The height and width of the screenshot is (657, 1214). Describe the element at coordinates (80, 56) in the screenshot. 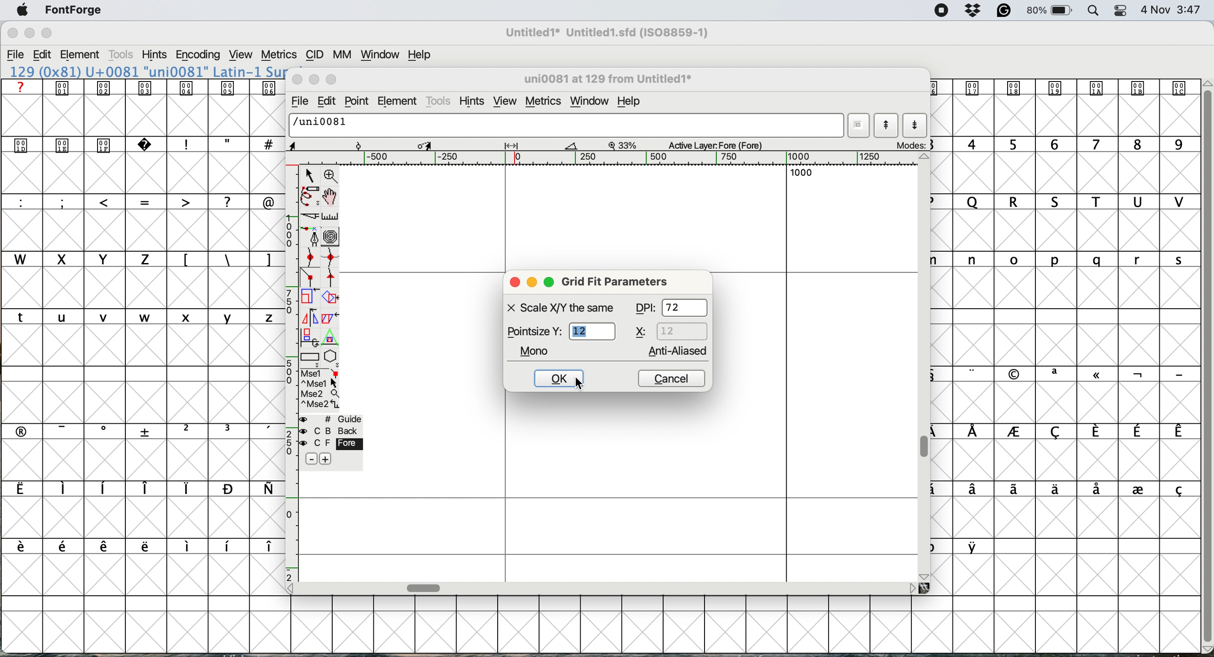

I see `Element` at that location.